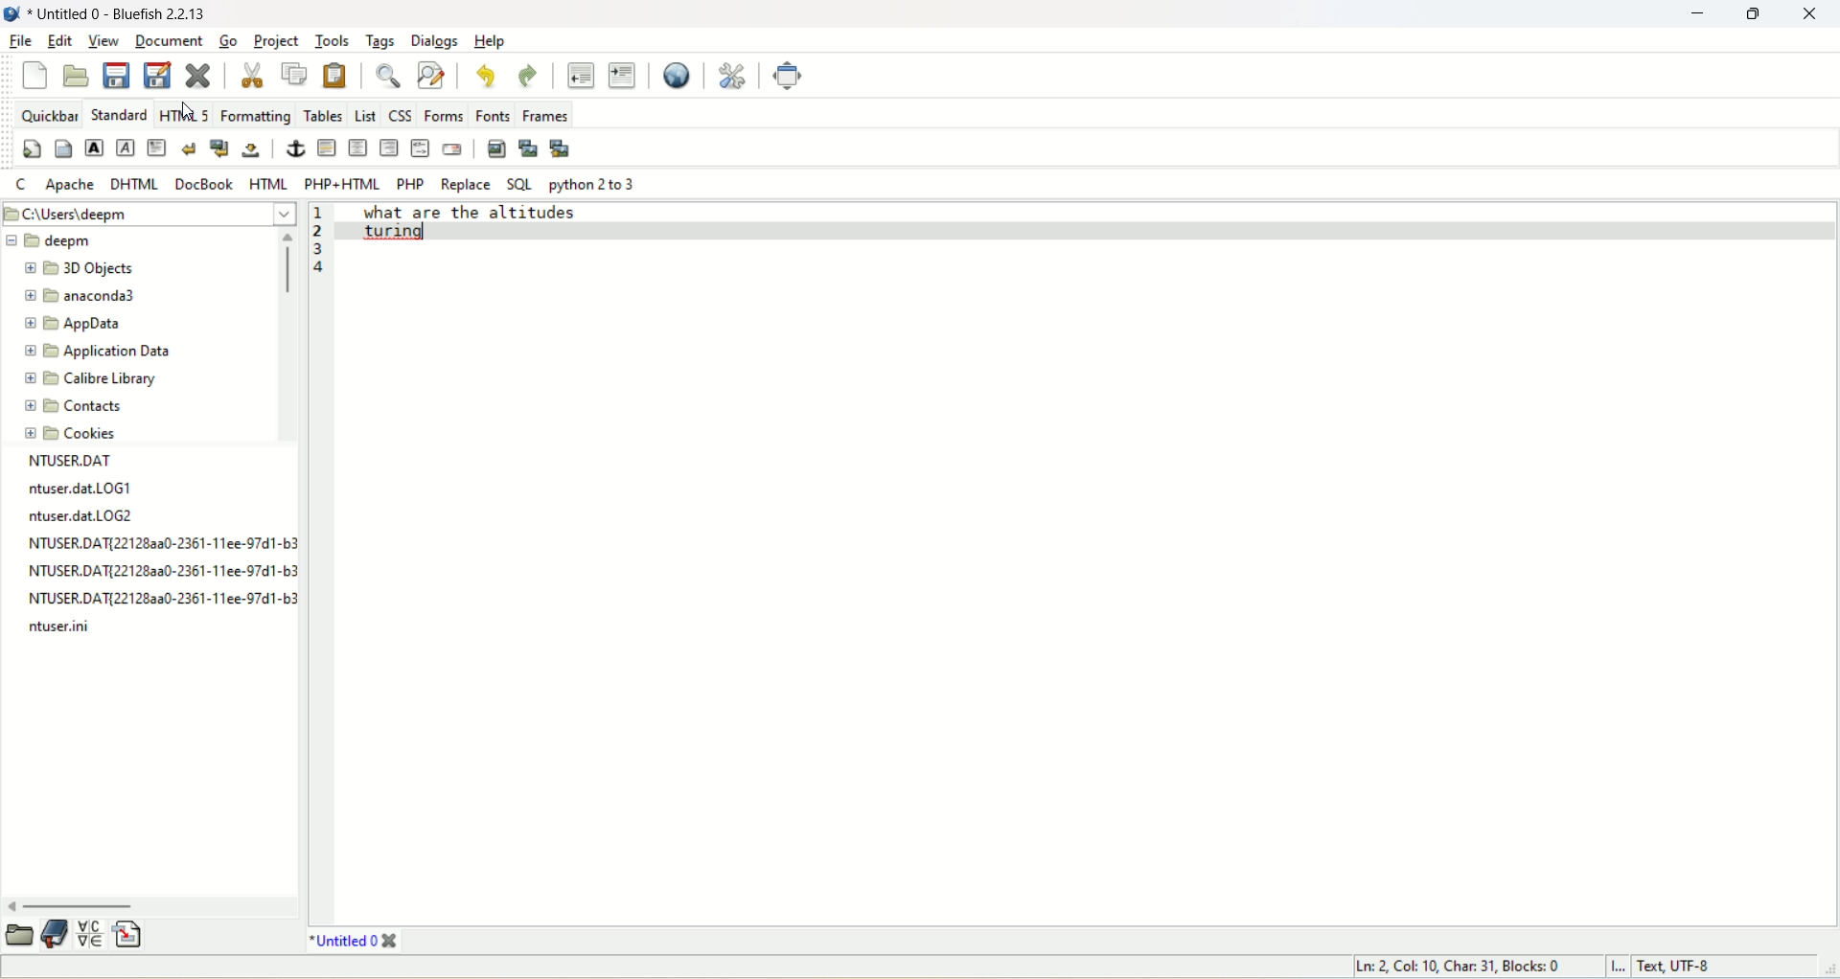 The height and width of the screenshot is (979, 1840). What do you see at coordinates (258, 115) in the screenshot?
I see `formatting` at bounding box center [258, 115].